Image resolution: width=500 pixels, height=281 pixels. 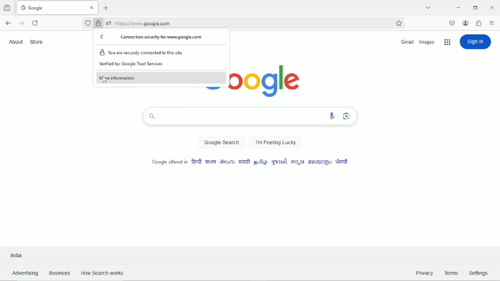 I want to click on Minimize, so click(x=457, y=7).